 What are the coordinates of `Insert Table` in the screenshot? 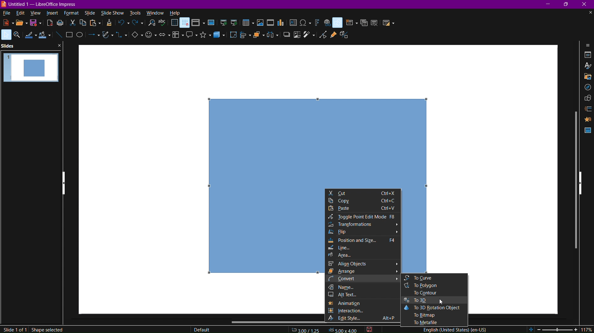 It's located at (248, 23).